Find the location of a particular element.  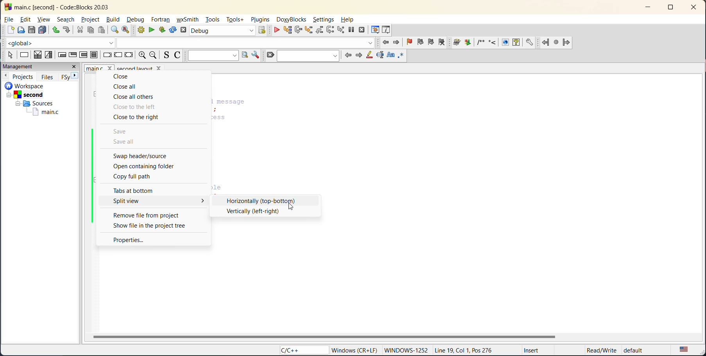

tabs at bottom is located at coordinates (138, 190).